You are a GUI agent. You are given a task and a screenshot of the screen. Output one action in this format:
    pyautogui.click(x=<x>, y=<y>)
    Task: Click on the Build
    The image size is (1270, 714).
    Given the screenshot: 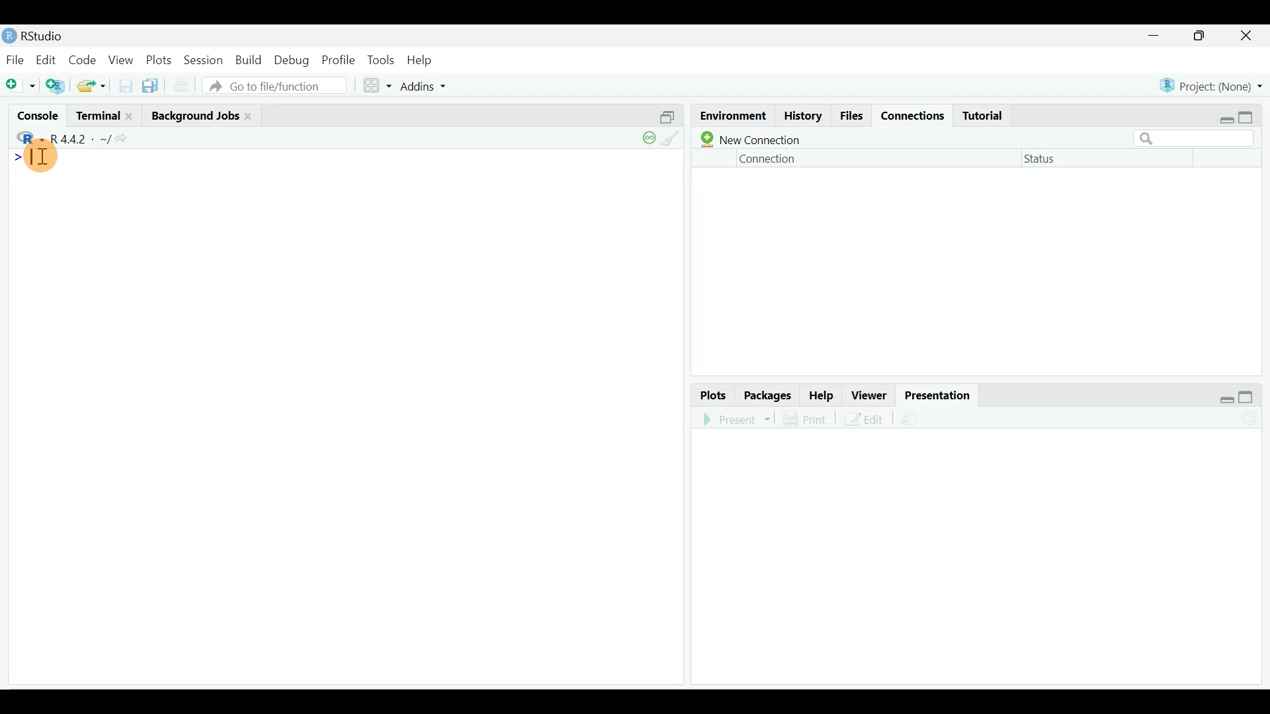 What is the action you would take?
    pyautogui.click(x=249, y=60)
    